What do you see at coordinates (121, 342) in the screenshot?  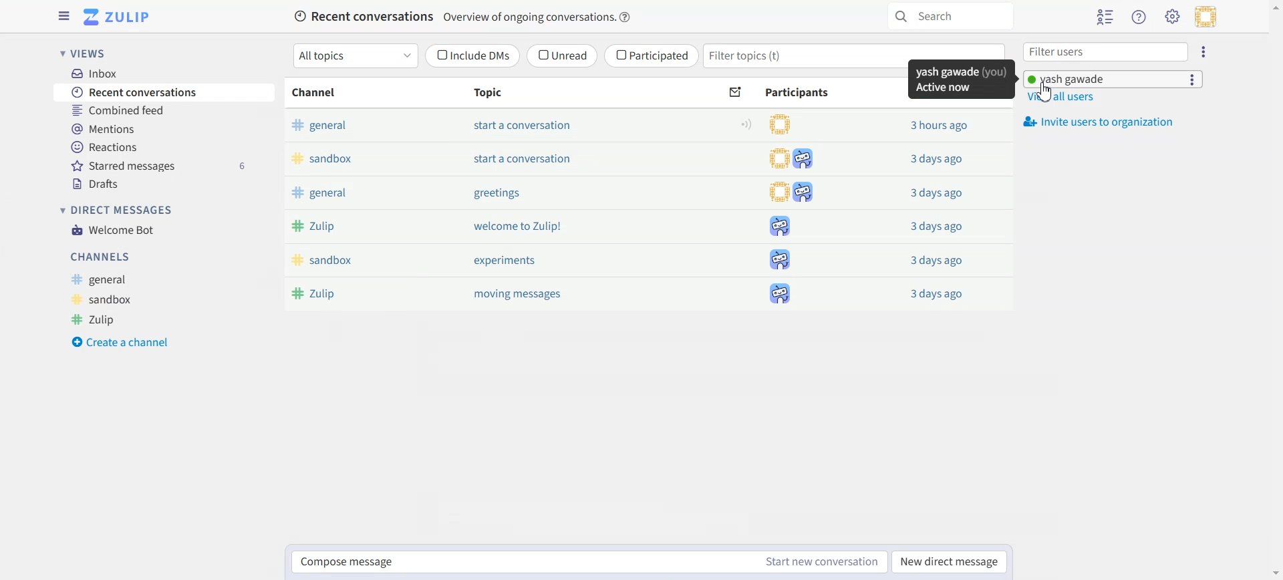 I see `Create a channel` at bounding box center [121, 342].